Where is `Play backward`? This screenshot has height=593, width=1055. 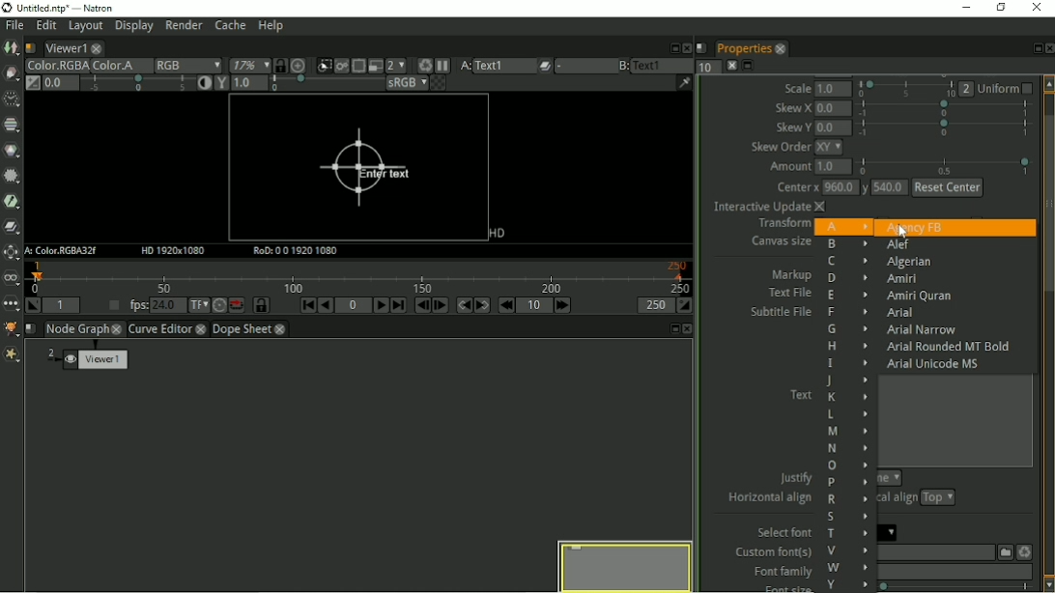 Play backward is located at coordinates (326, 305).